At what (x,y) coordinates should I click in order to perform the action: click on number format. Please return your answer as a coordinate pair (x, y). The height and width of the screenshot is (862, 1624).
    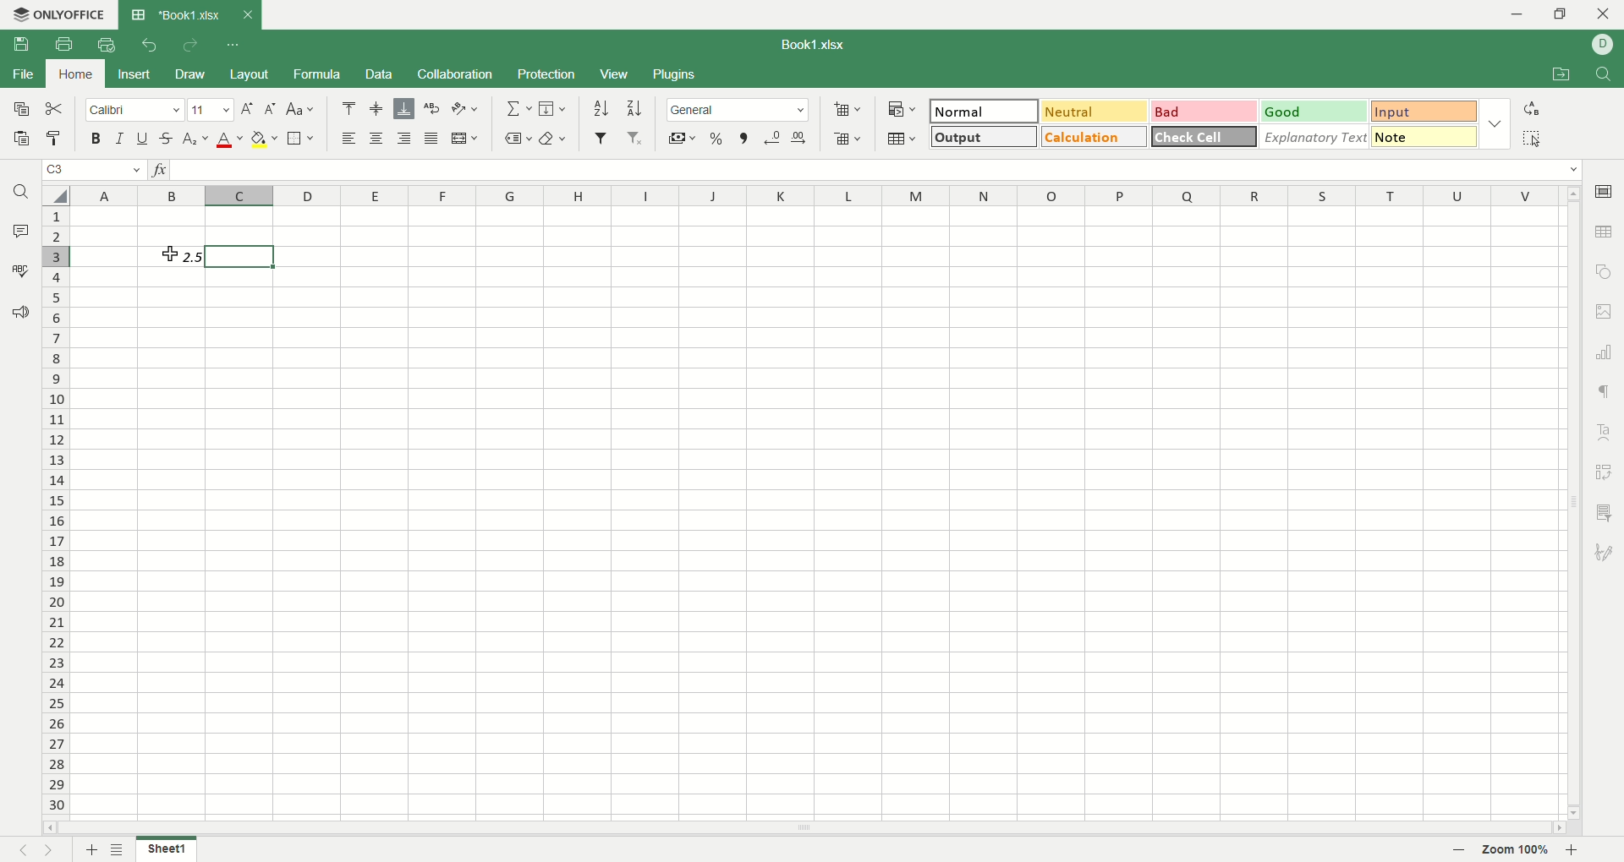
    Looking at the image, I should click on (737, 108).